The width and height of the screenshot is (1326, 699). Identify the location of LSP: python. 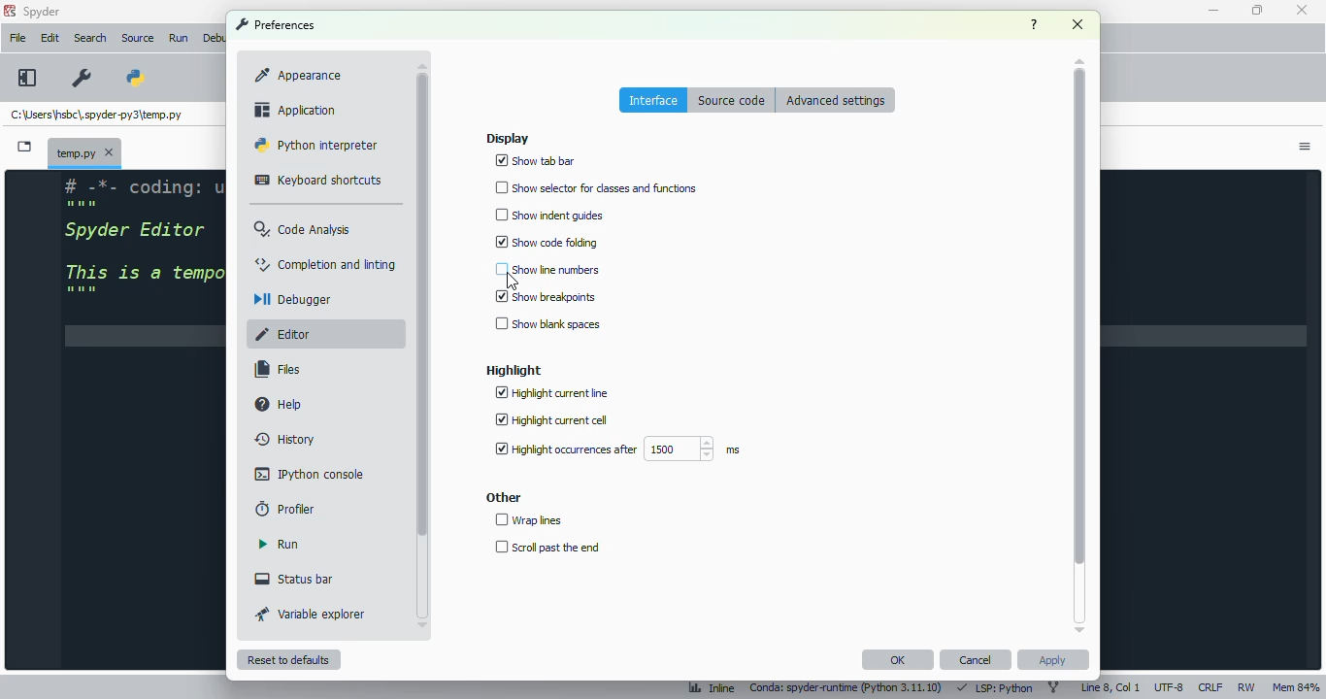
(996, 687).